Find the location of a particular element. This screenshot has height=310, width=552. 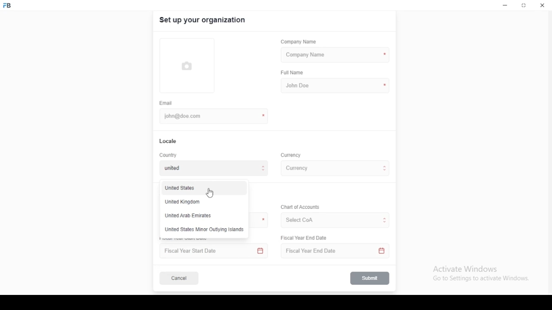

Fiscal Year End Date is located at coordinates (304, 238).